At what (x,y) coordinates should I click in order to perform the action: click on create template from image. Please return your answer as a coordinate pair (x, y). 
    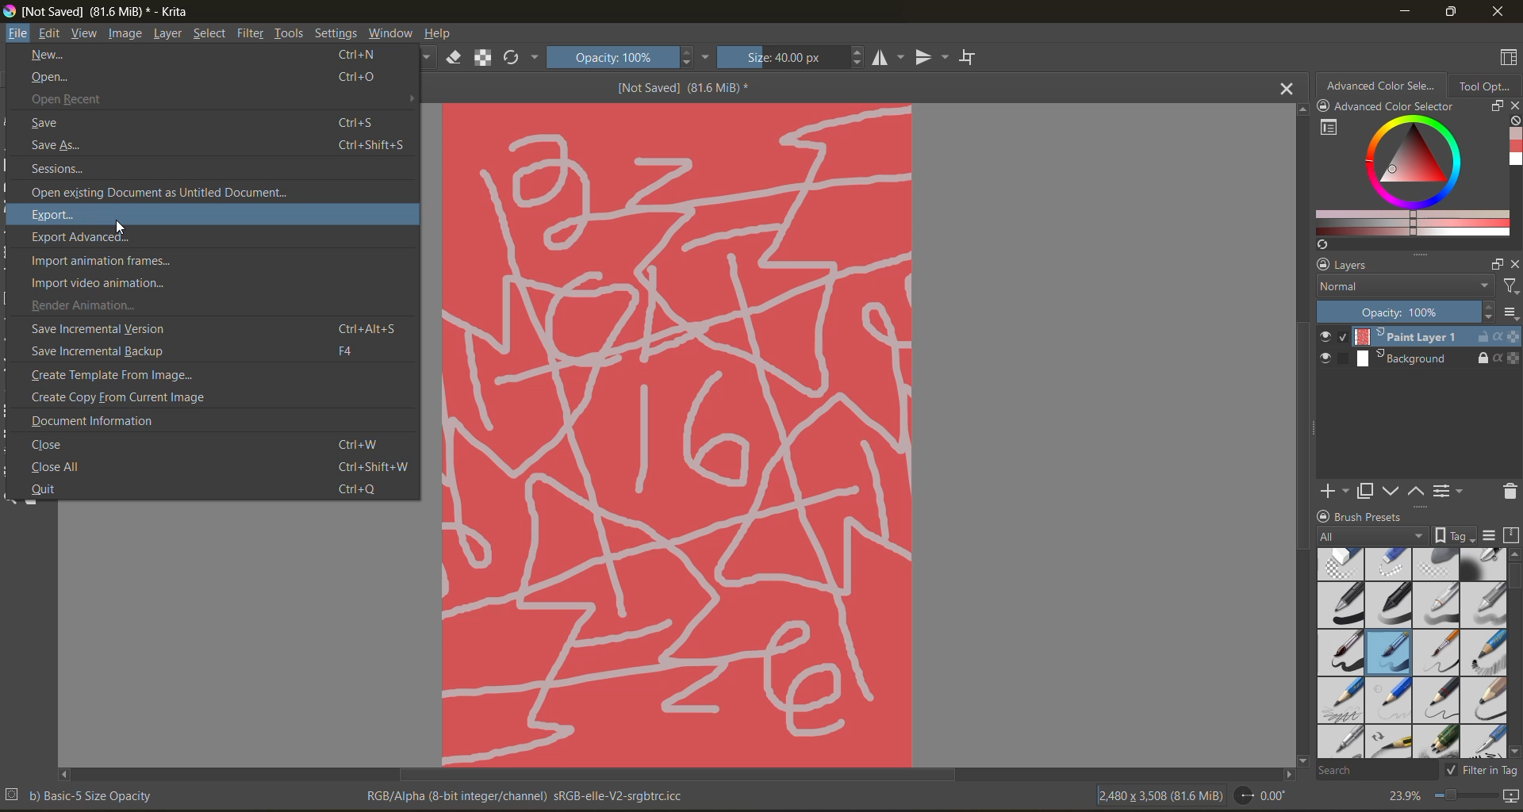
    Looking at the image, I should click on (134, 376).